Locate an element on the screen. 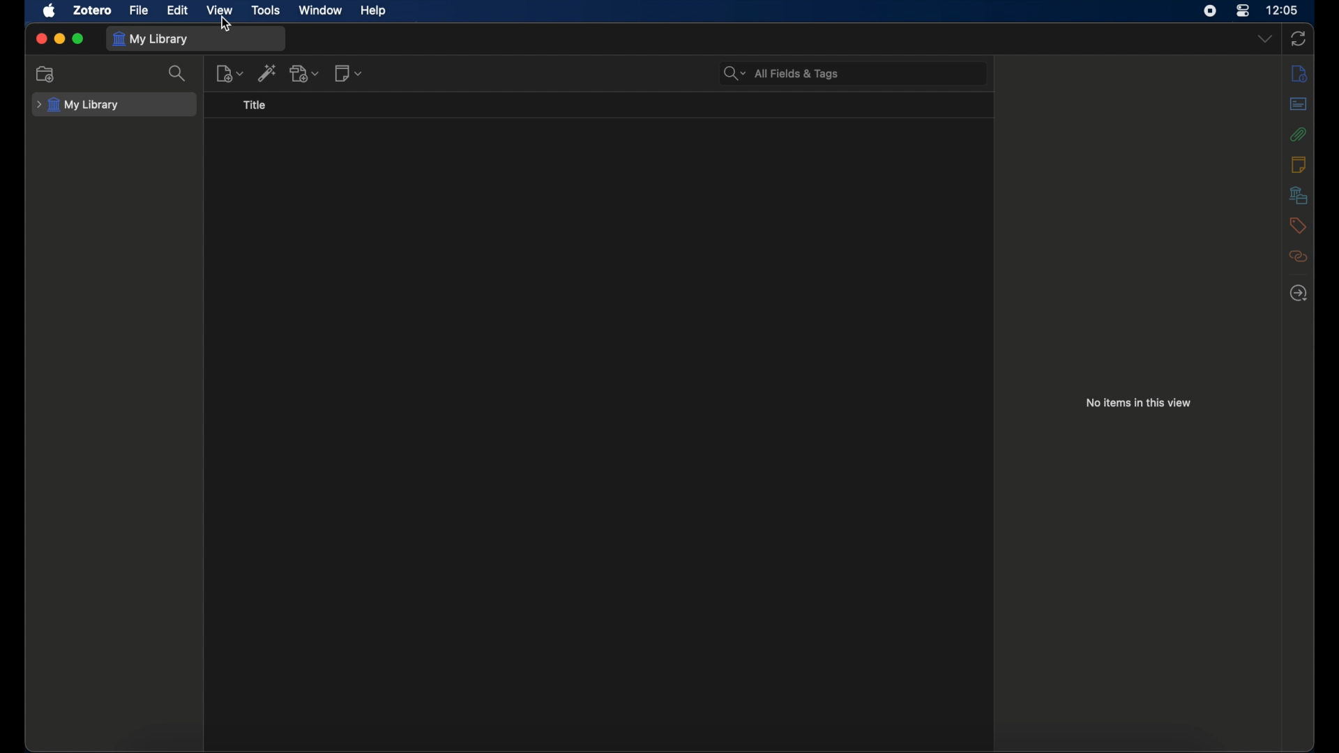  time is located at coordinates (1285, 9).